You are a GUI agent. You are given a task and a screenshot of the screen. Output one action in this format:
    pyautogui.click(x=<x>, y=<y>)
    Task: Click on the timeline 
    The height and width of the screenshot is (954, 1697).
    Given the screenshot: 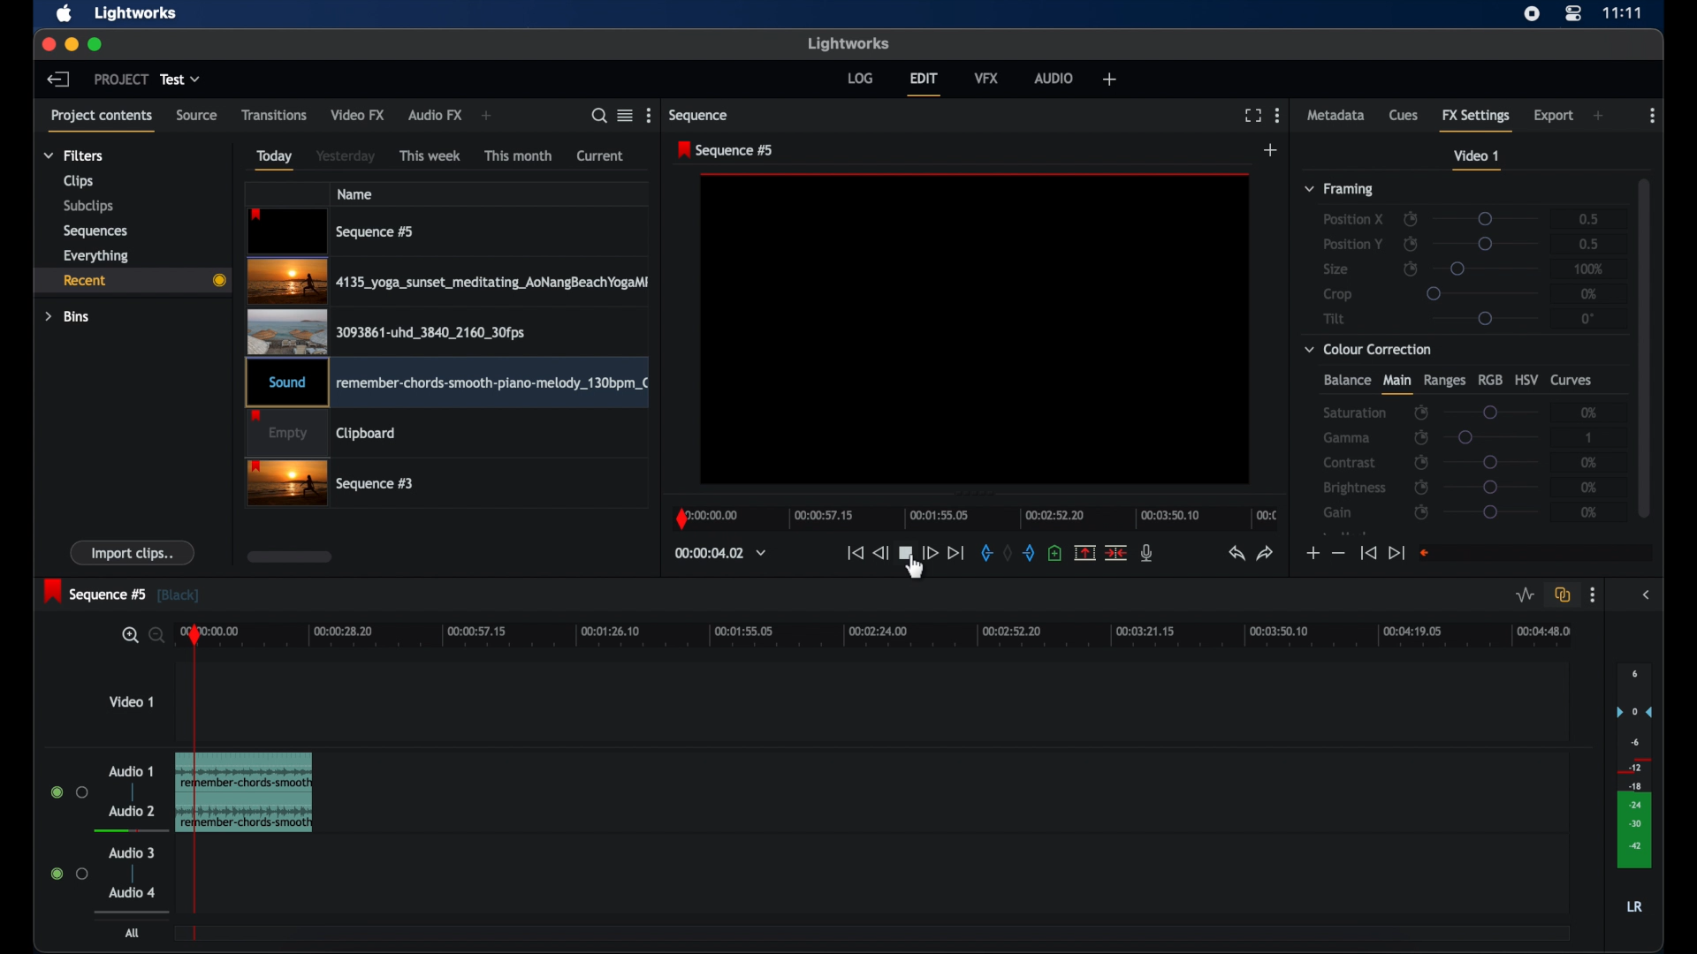 What is the action you would take?
    pyautogui.click(x=974, y=519)
    